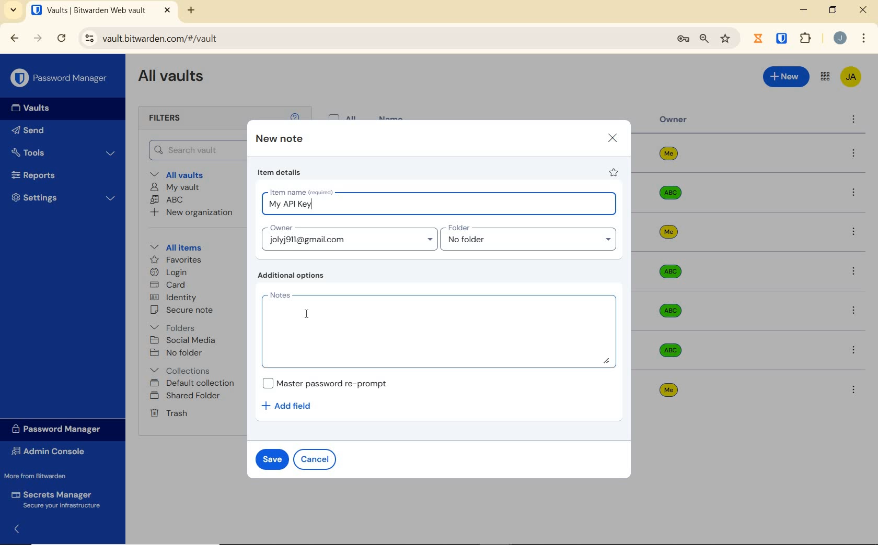 The height and width of the screenshot is (545, 878). What do you see at coordinates (169, 285) in the screenshot?
I see `card` at bounding box center [169, 285].